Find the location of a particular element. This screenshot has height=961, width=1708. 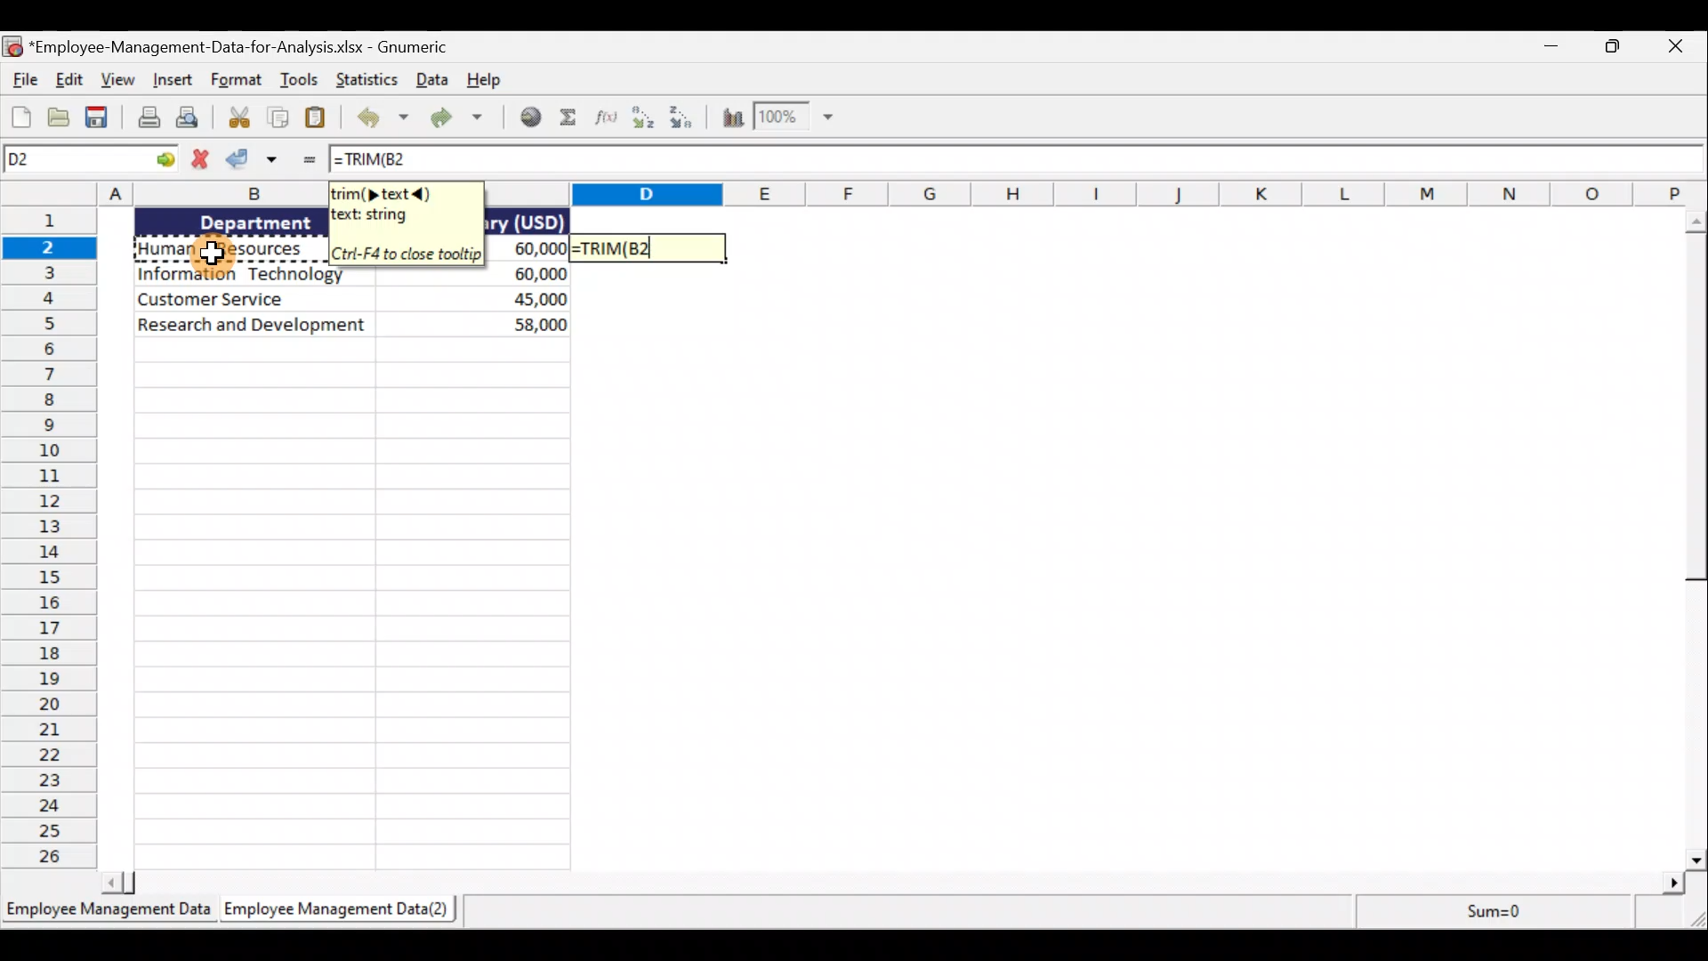

Minimise is located at coordinates (1549, 50).